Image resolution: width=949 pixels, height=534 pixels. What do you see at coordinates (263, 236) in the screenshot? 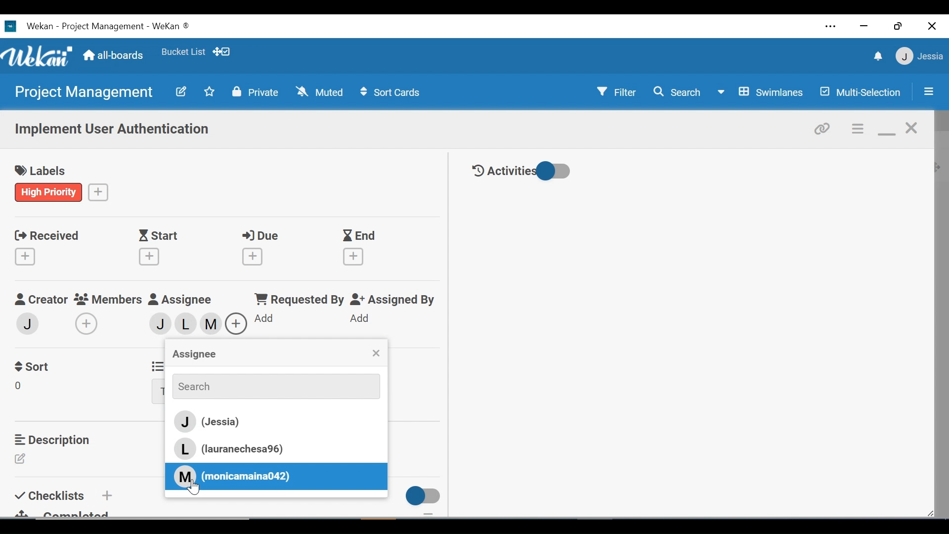
I see `Due Date` at bounding box center [263, 236].